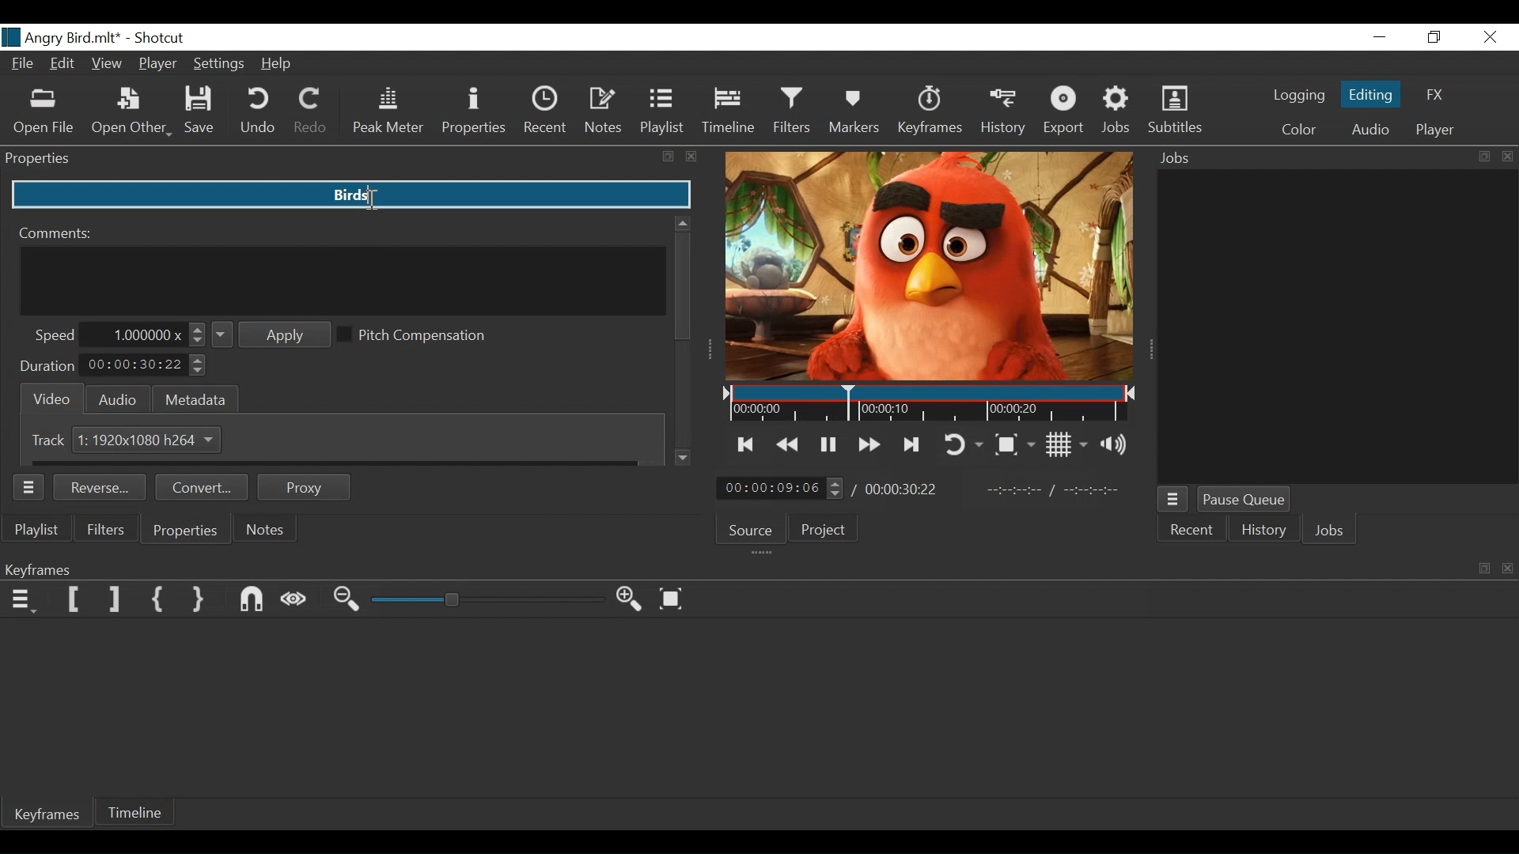 The width and height of the screenshot is (1519, 854). Describe the element at coordinates (51, 440) in the screenshot. I see `Track` at that location.